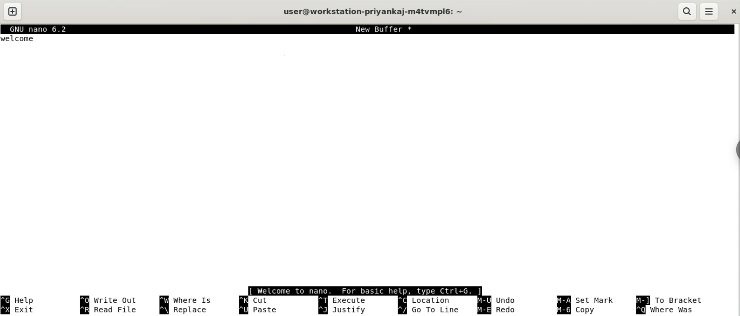  Describe the element at coordinates (365, 290) in the screenshot. I see `[ welcome to nano. For basic help, type Ctrl+G. |]` at that location.